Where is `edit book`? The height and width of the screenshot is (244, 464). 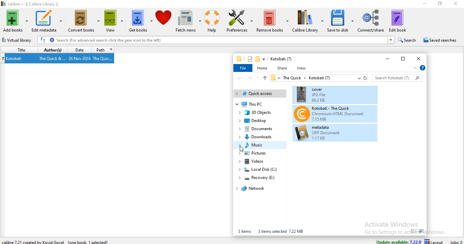
edit book is located at coordinates (398, 21).